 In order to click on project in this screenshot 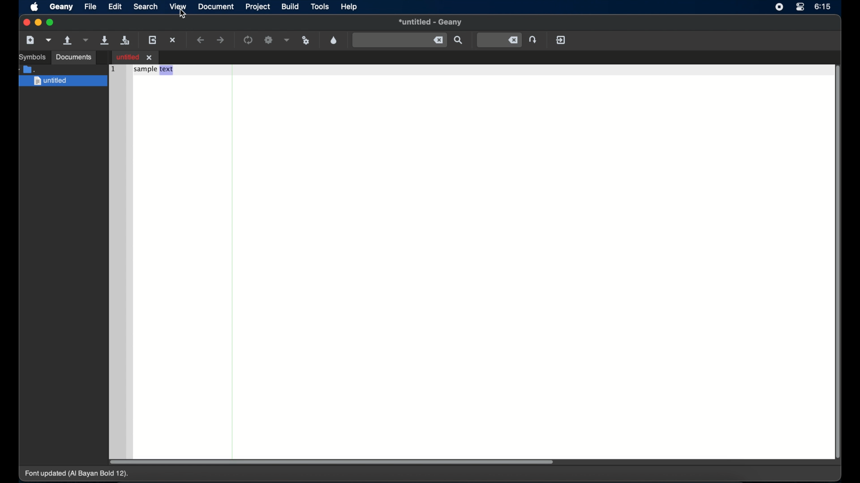, I will do `click(257, 7)`.